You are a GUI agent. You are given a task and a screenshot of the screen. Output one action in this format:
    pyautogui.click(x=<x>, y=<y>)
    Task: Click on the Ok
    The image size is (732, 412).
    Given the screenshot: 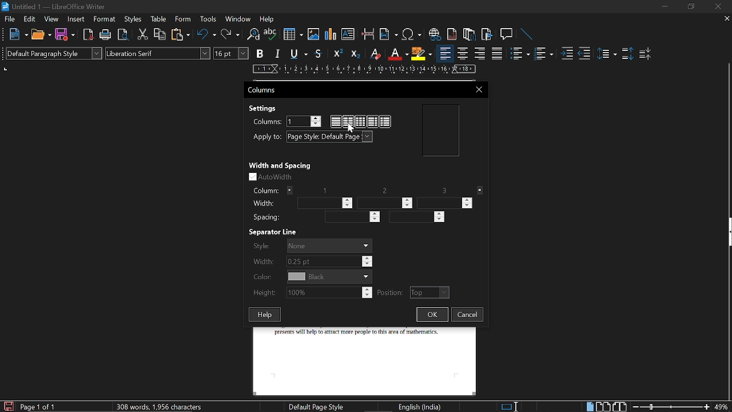 What is the action you would take?
    pyautogui.click(x=433, y=315)
    